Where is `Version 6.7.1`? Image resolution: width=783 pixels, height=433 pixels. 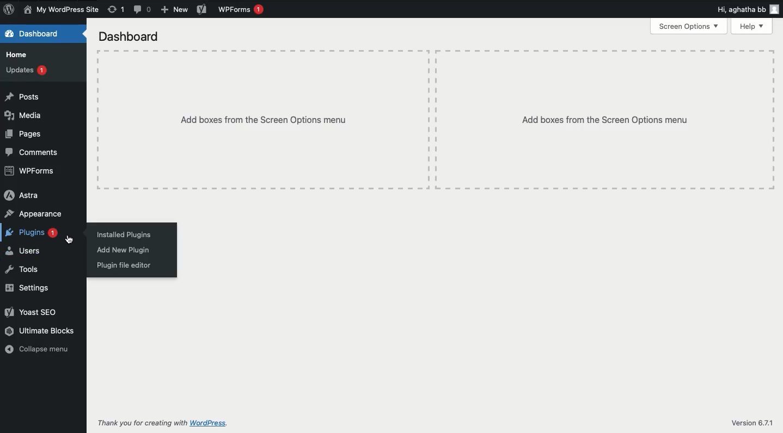
Version 6.7.1 is located at coordinates (755, 424).